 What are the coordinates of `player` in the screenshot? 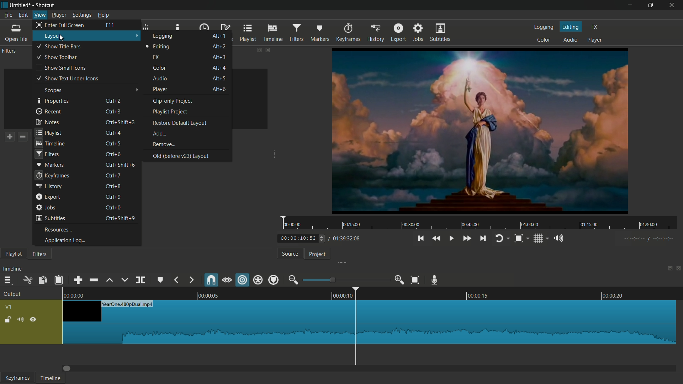 It's located at (594, 39).